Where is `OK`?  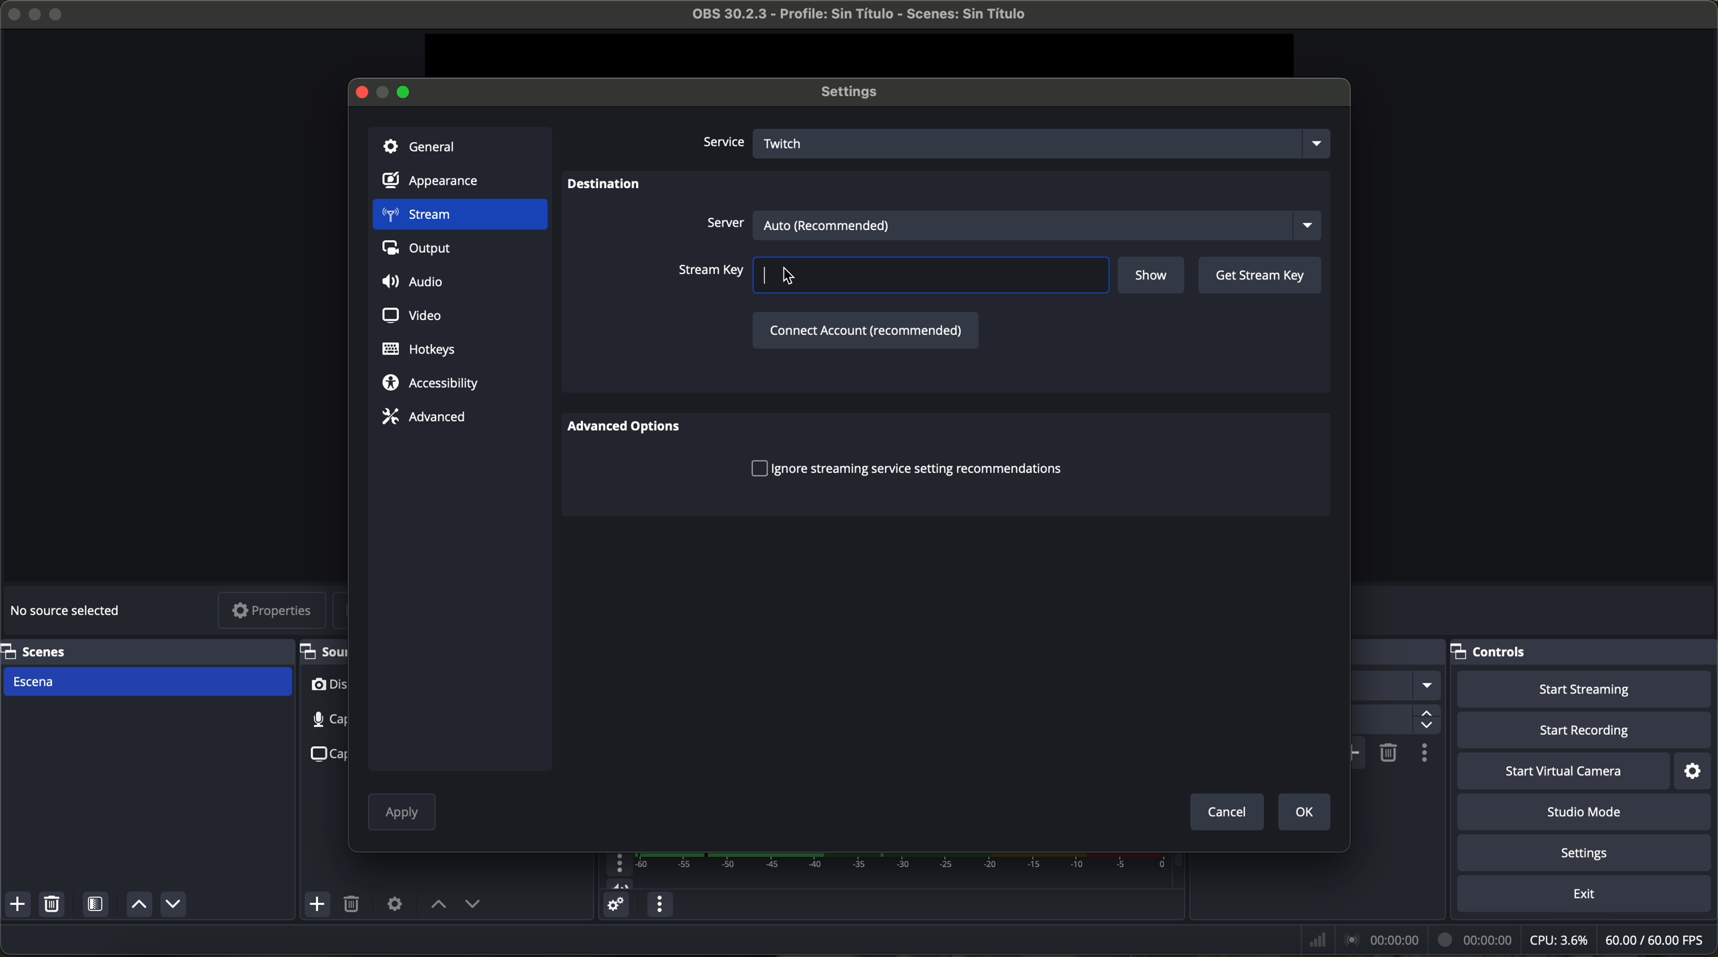
OK is located at coordinates (1301, 811).